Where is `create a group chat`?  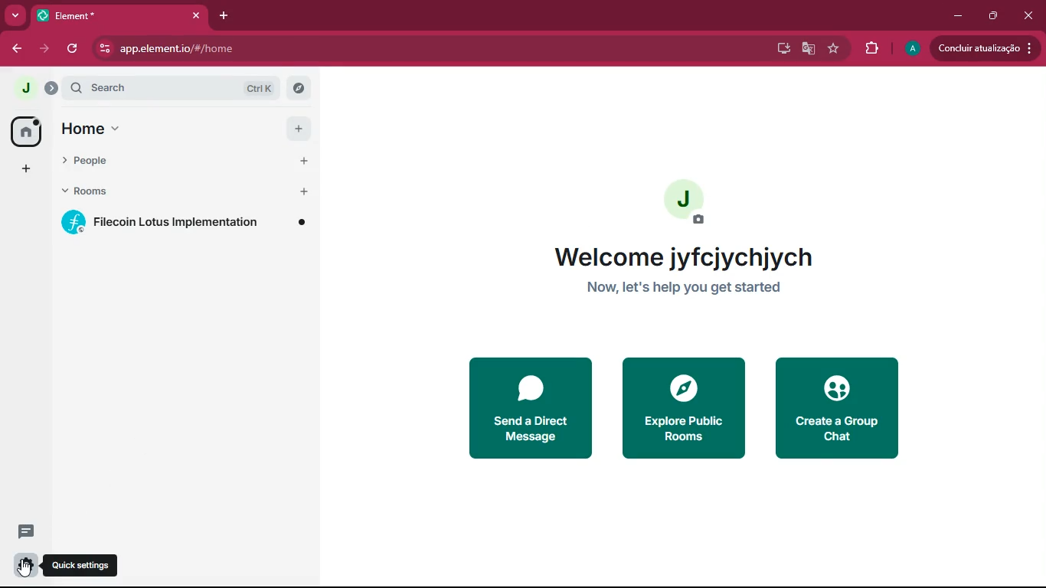
create a group chat is located at coordinates (842, 408).